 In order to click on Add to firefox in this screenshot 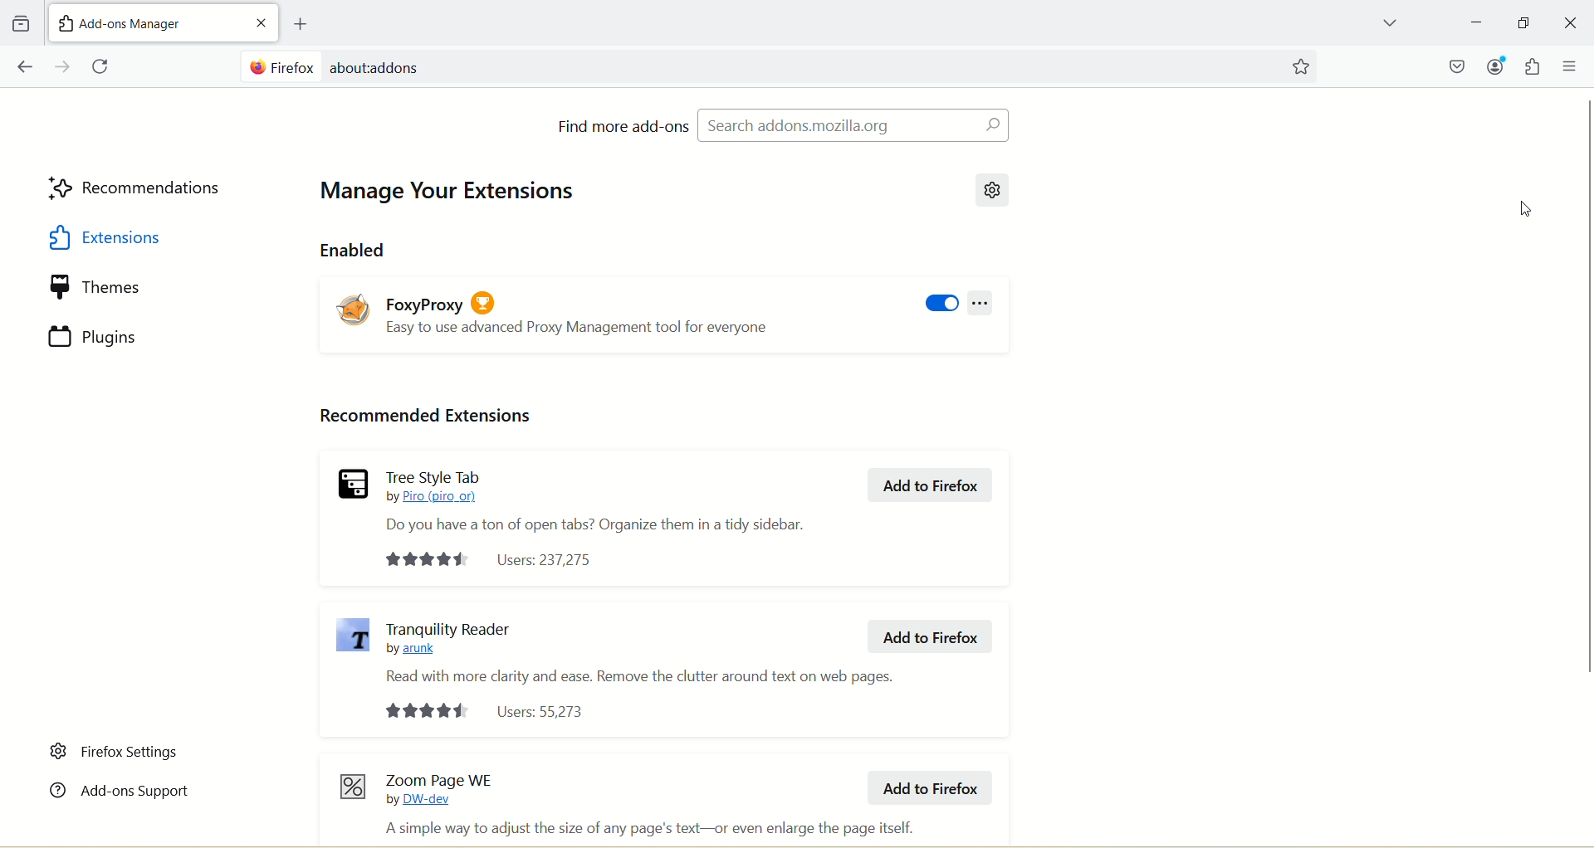, I will do `click(932, 485)`.